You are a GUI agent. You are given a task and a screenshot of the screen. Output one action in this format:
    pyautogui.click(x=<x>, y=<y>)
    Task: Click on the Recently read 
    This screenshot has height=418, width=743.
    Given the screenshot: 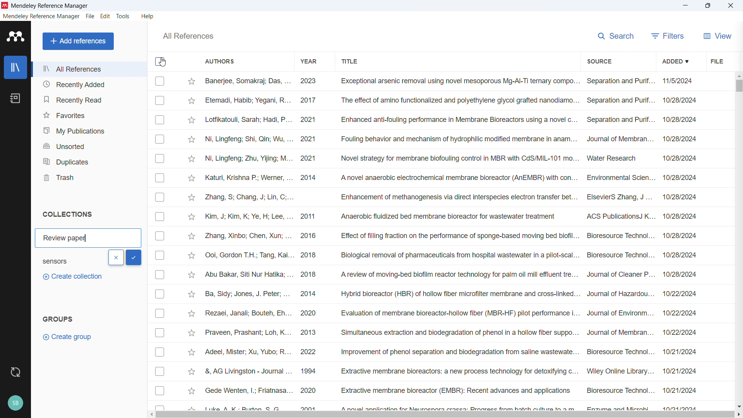 What is the action you would take?
    pyautogui.click(x=88, y=99)
    